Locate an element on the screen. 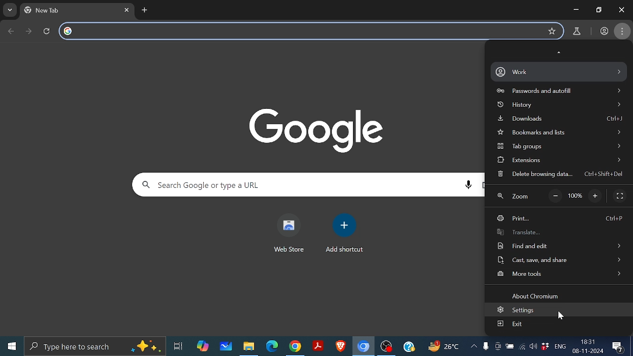  show hidden icons is located at coordinates (474, 348).